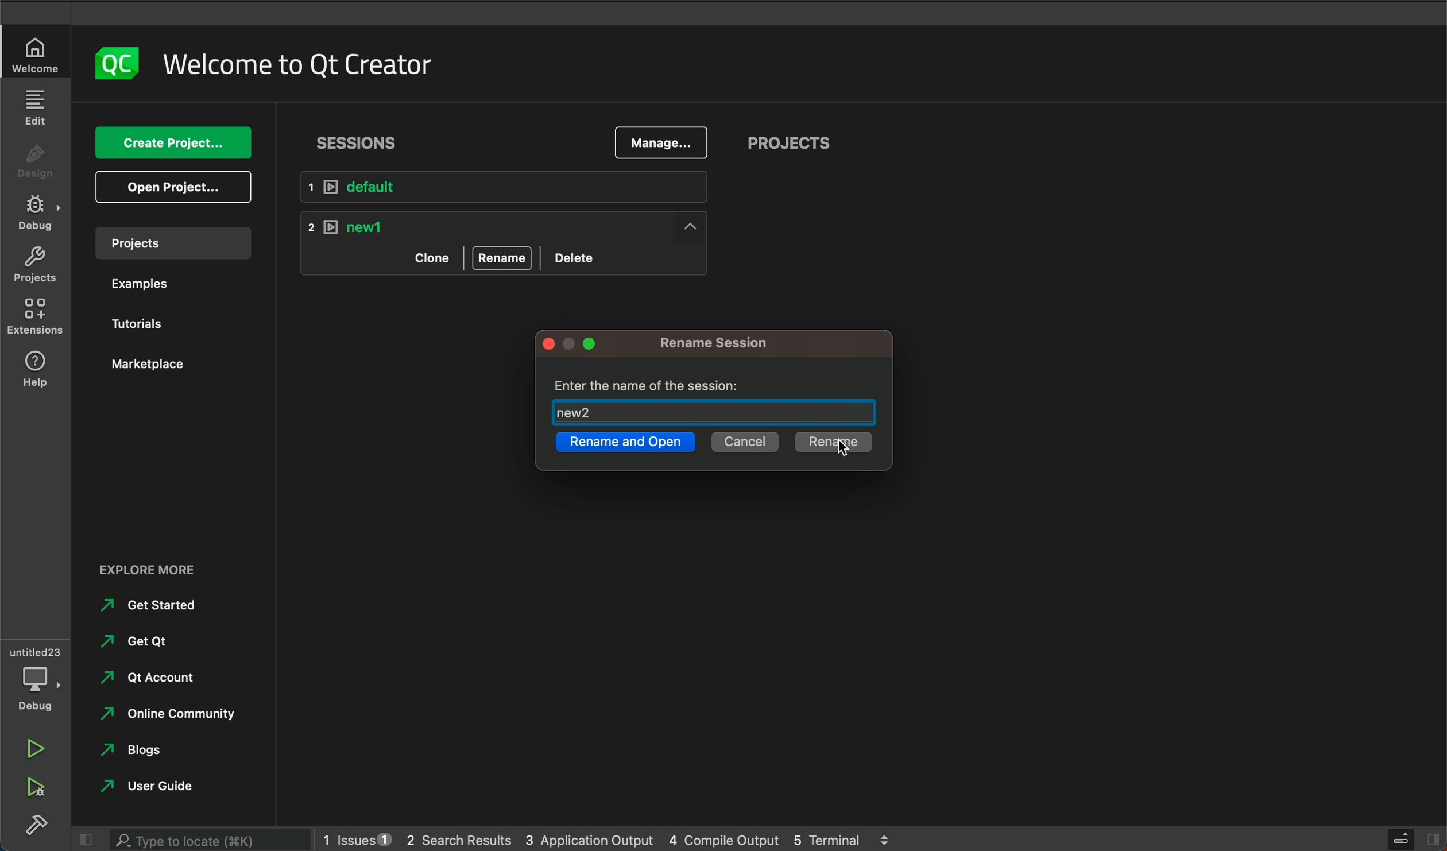  What do you see at coordinates (174, 713) in the screenshot?
I see `online` at bounding box center [174, 713].